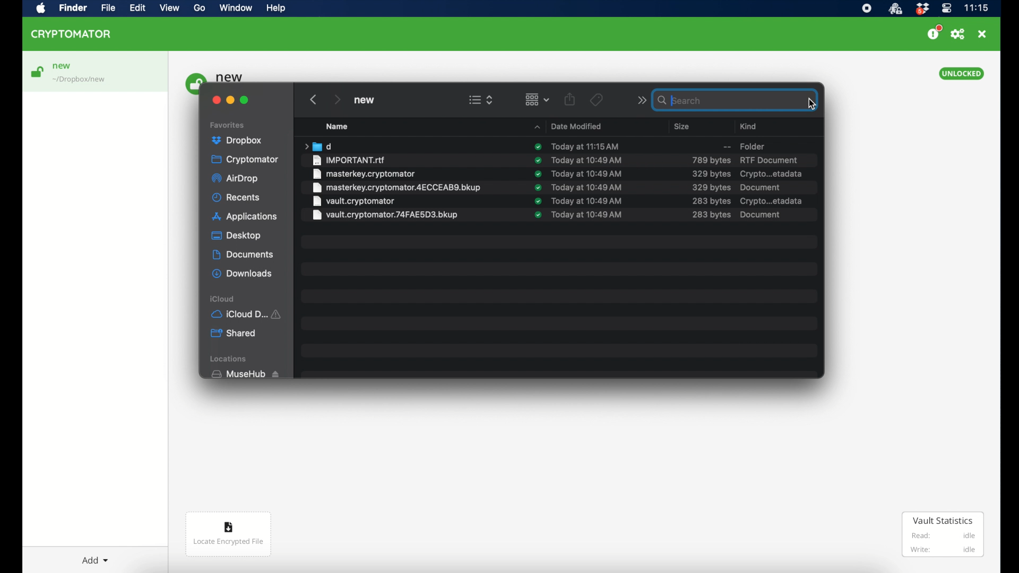  Describe the element at coordinates (398, 188) in the screenshot. I see `file` at that location.